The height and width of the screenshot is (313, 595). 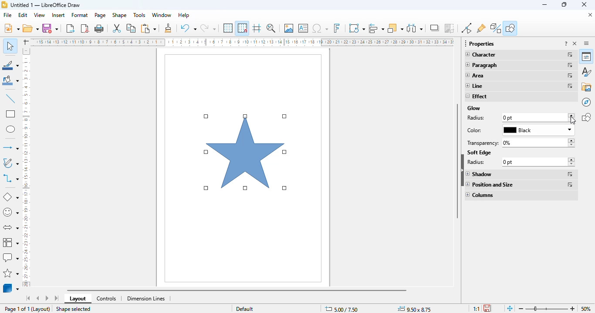 I want to click on page 1 of 1, so click(x=17, y=309).